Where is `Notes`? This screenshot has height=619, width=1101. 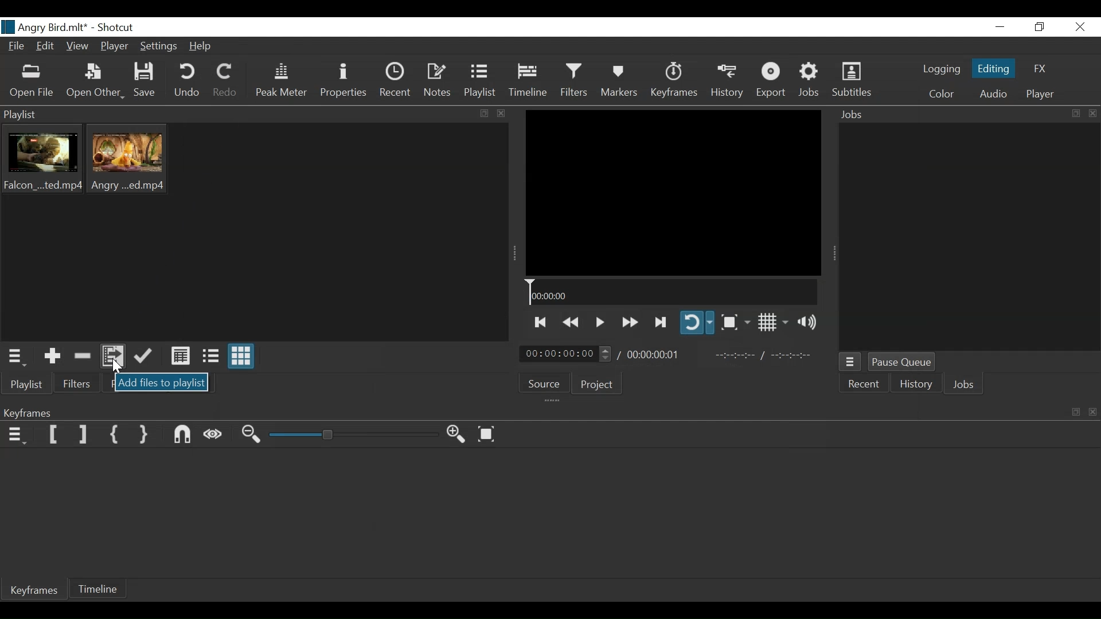 Notes is located at coordinates (440, 81).